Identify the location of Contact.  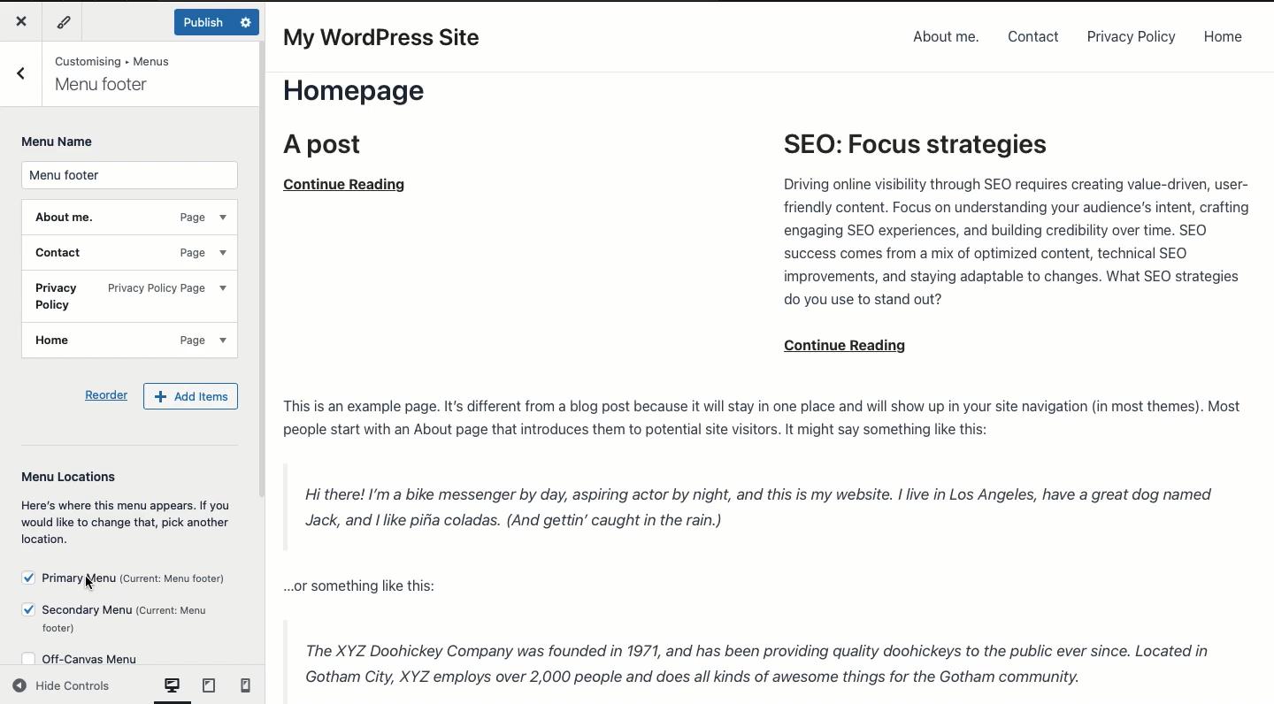
(1032, 38).